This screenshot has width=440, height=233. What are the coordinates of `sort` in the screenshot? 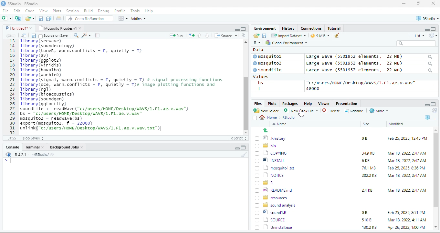 It's located at (243, 35).